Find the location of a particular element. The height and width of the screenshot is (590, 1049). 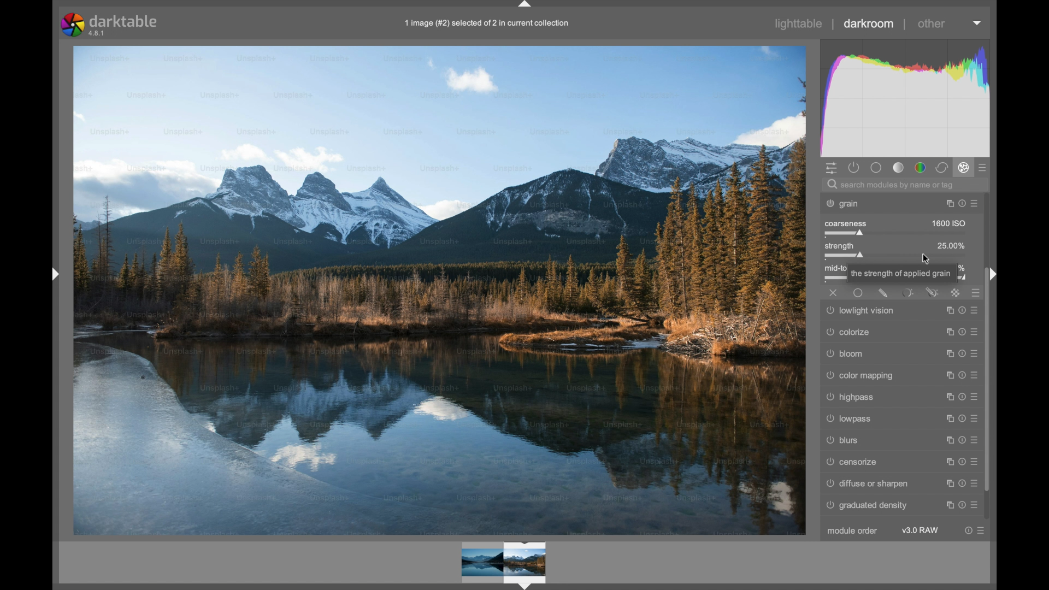

instance is located at coordinates (947, 203).